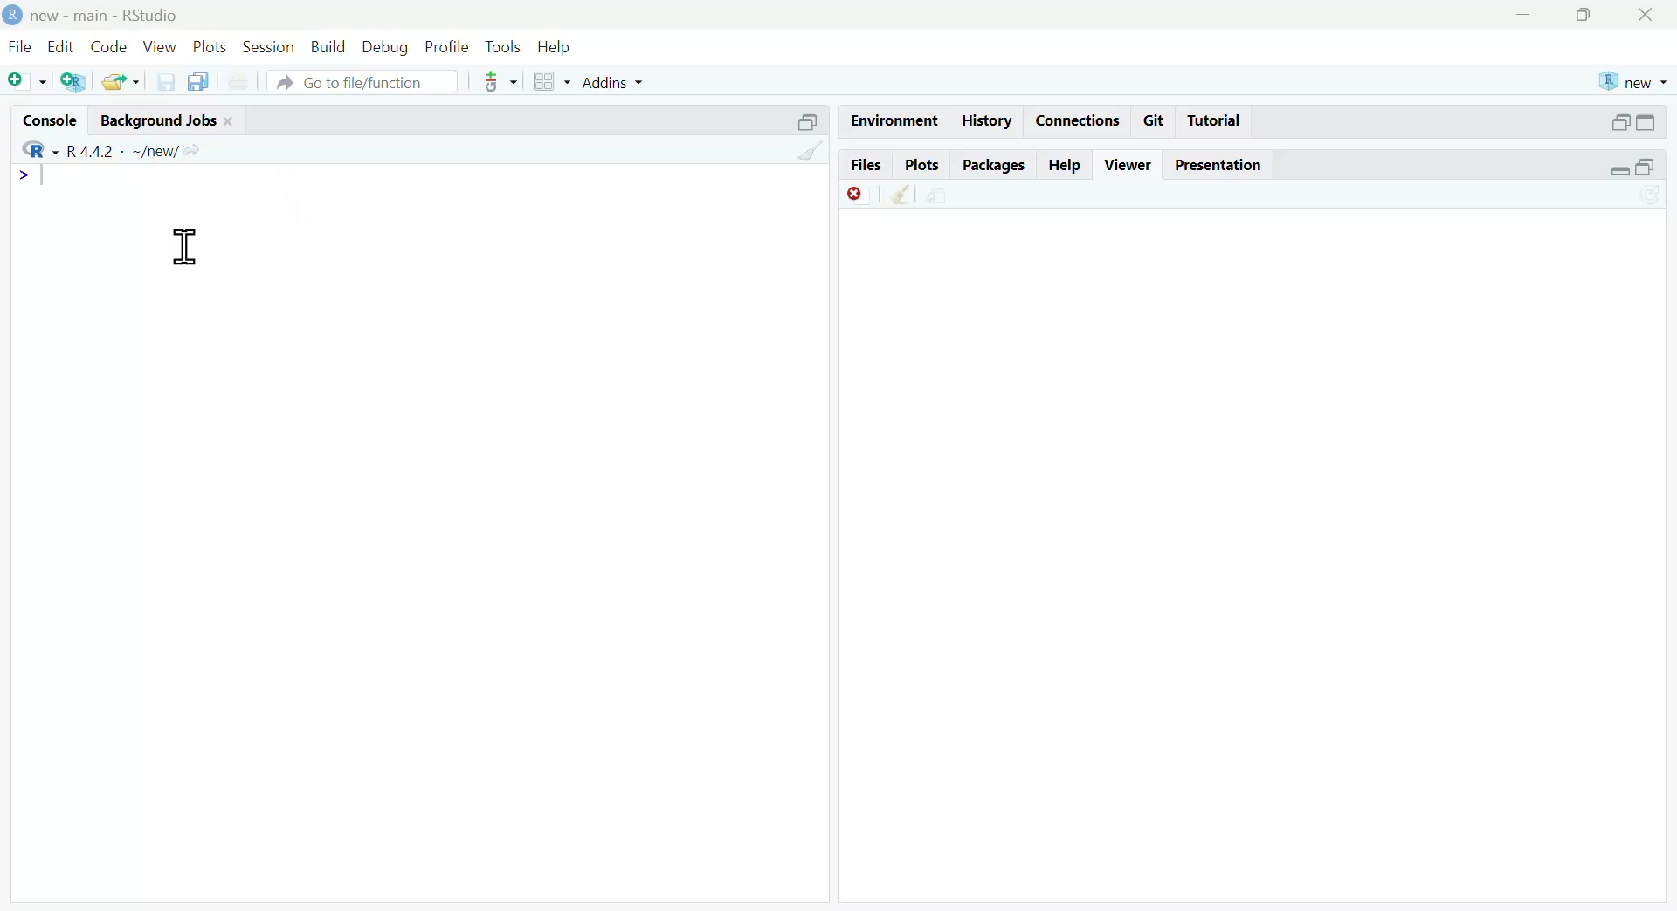 The height and width of the screenshot is (911, 1677). I want to click on Debug, so click(385, 47).